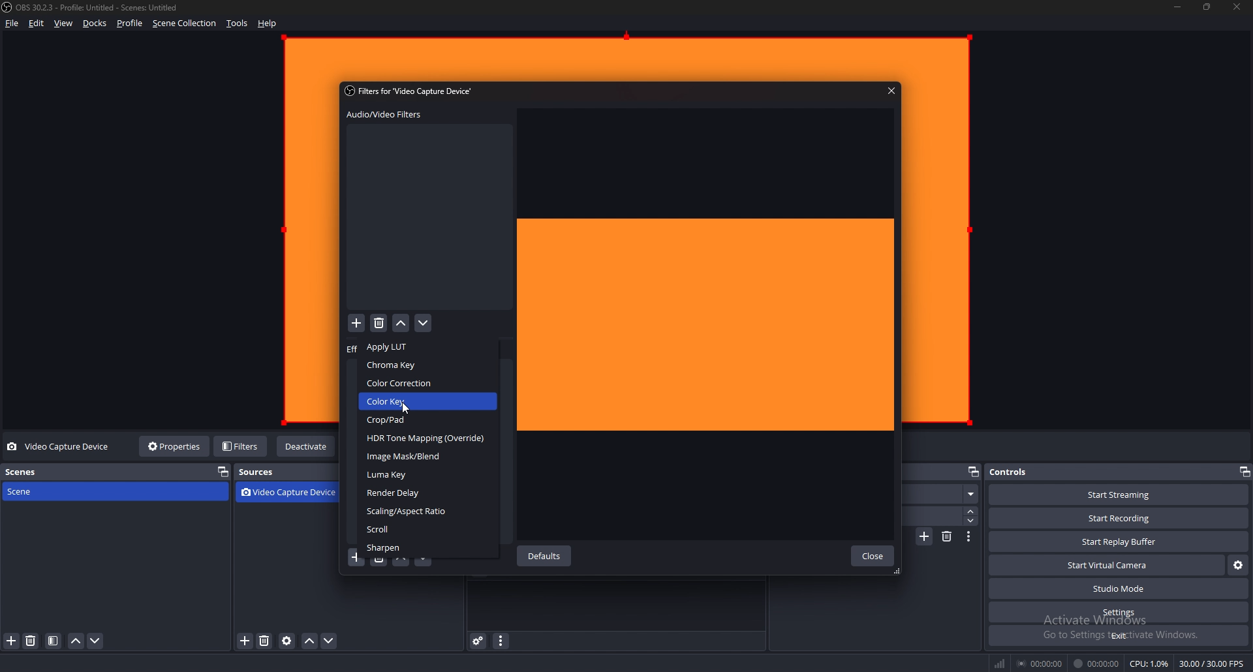 The width and height of the screenshot is (1253, 672). What do you see at coordinates (1118, 635) in the screenshot?
I see `exit` at bounding box center [1118, 635].